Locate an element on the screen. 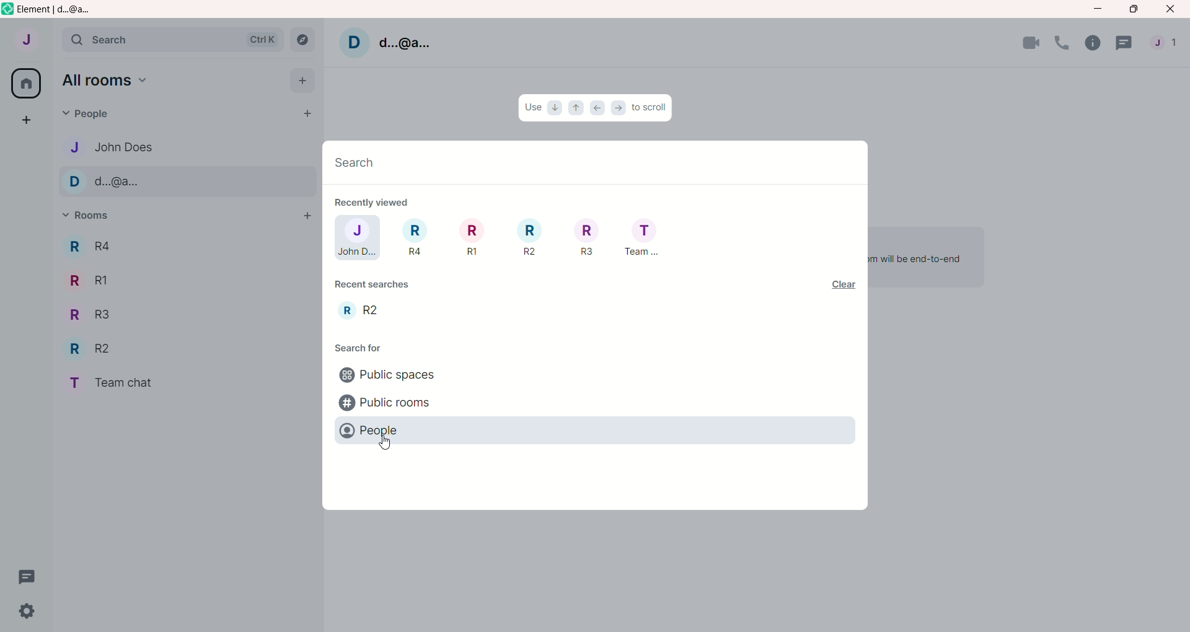  john does is located at coordinates (108, 145).